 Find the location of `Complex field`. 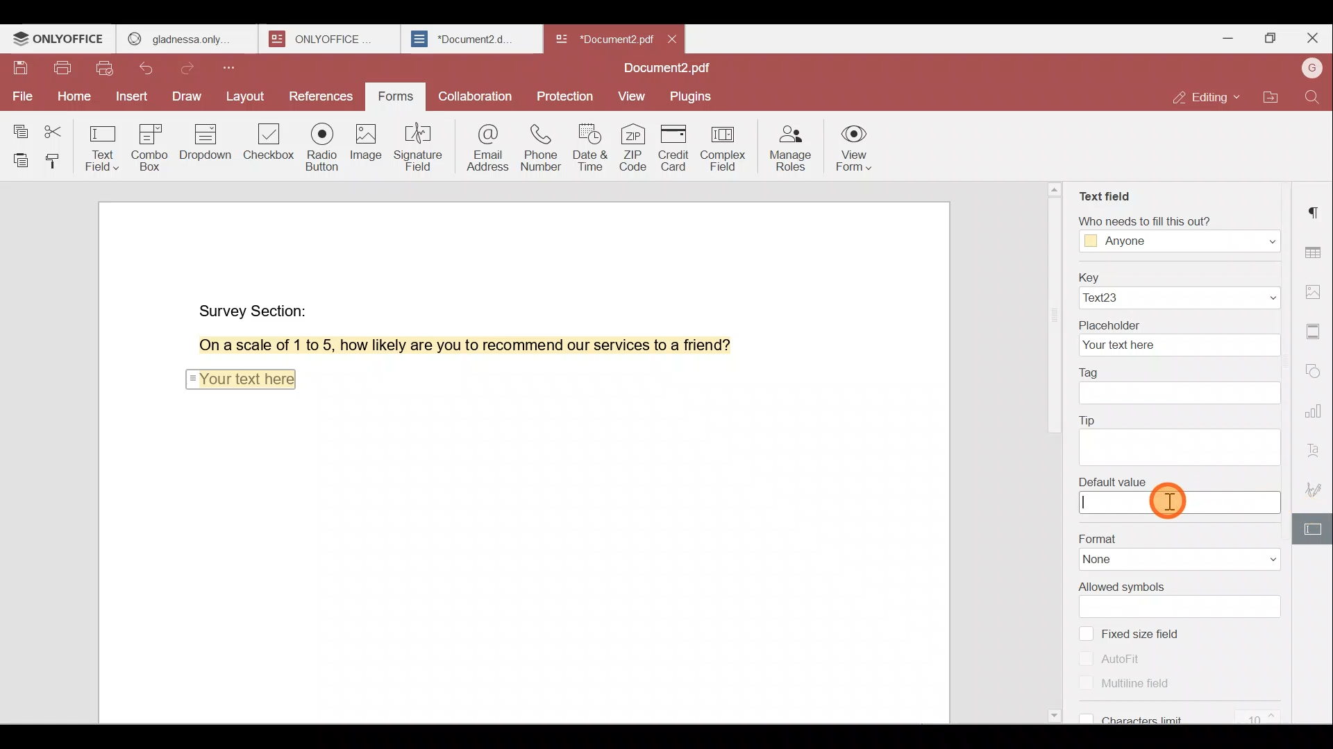

Complex field is located at coordinates (727, 149).